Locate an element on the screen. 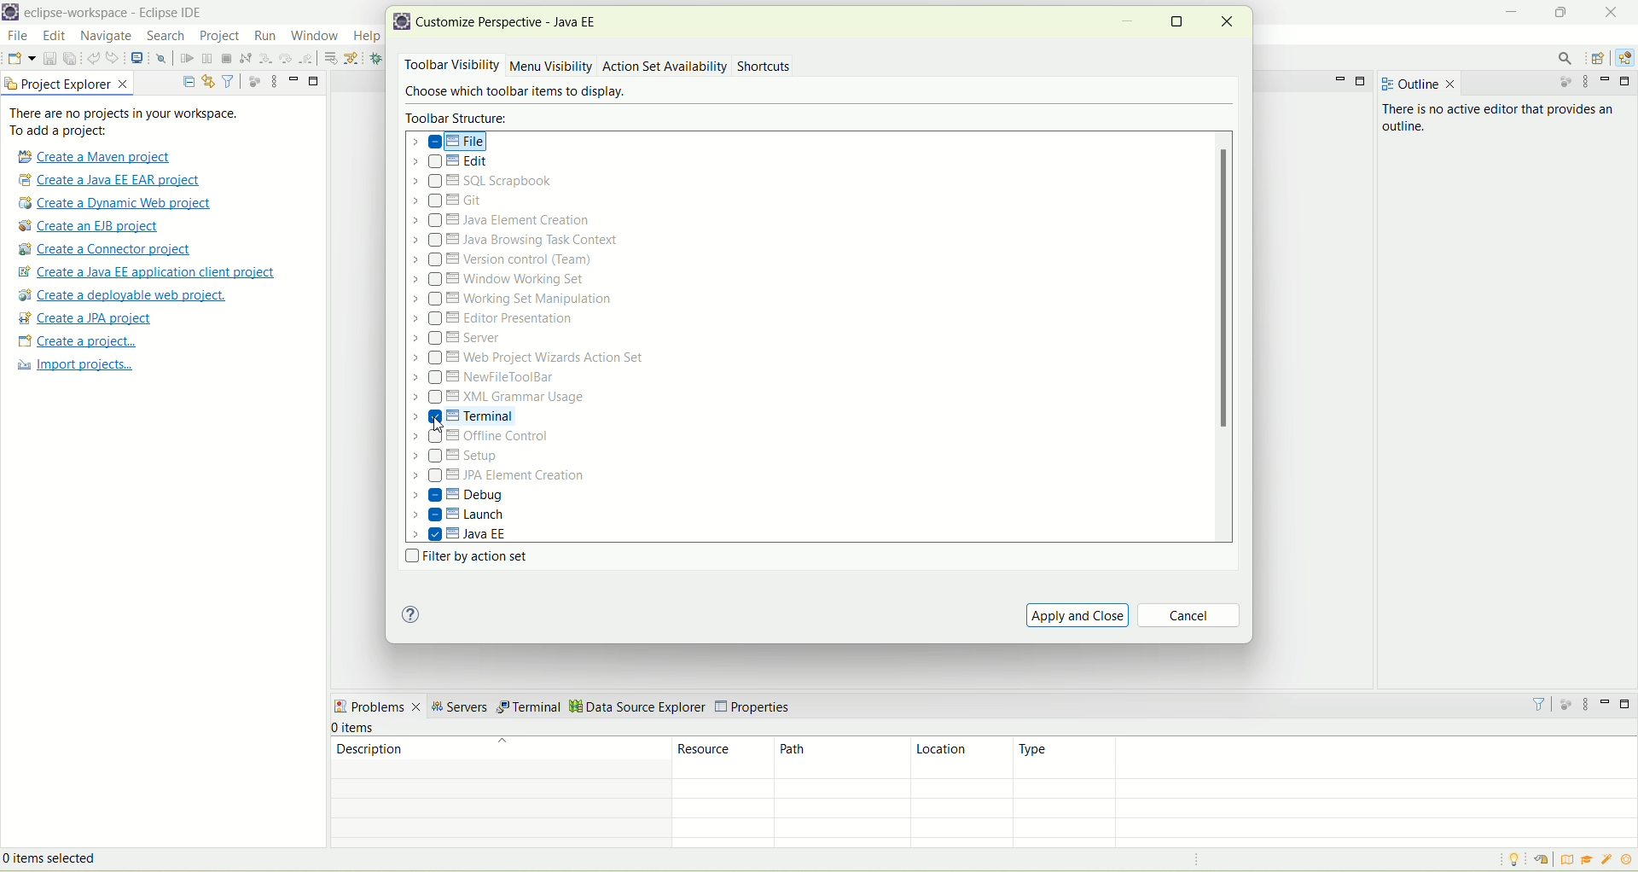  skip all breakpoints is located at coordinates (160, 60).